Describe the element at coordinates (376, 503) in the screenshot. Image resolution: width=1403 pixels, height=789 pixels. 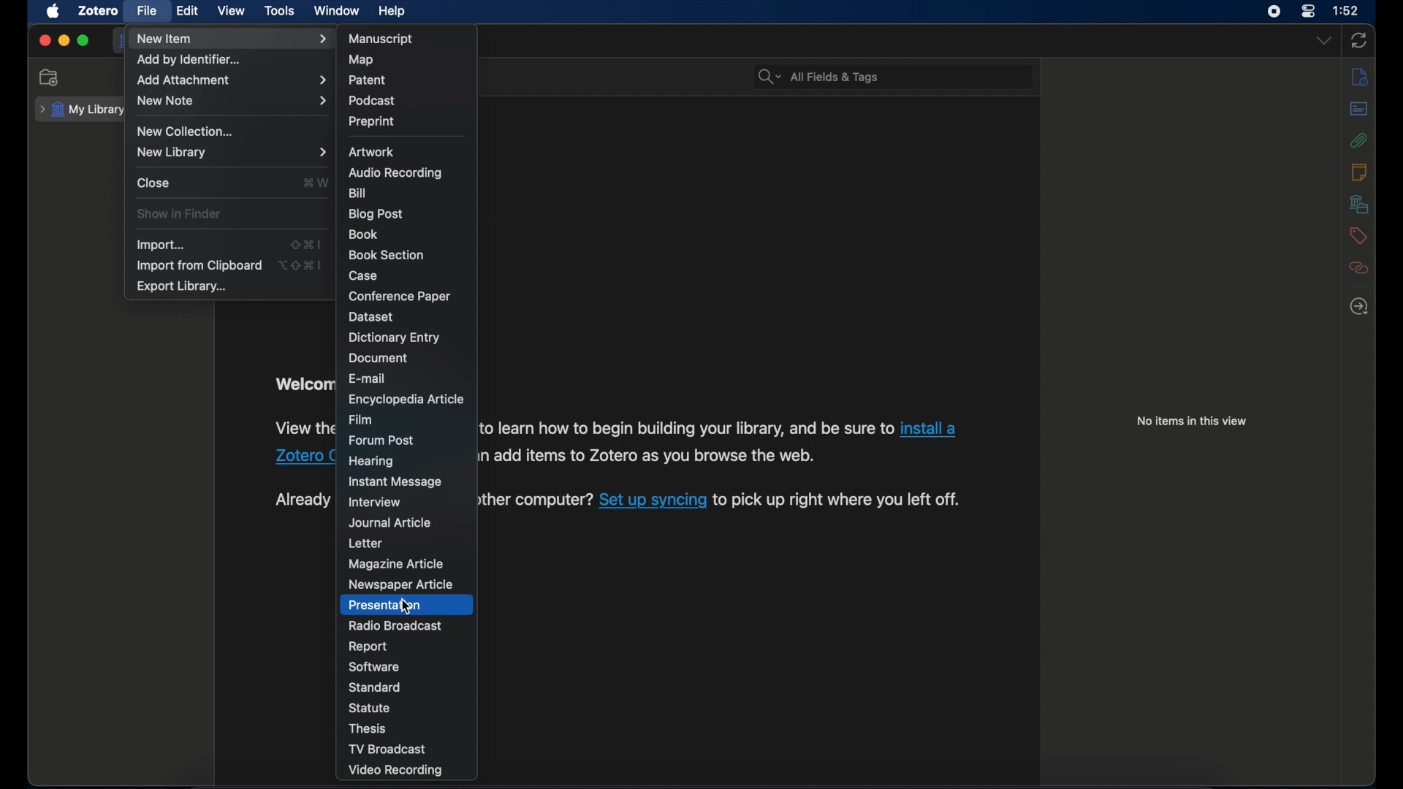
I see `interview` at that location.